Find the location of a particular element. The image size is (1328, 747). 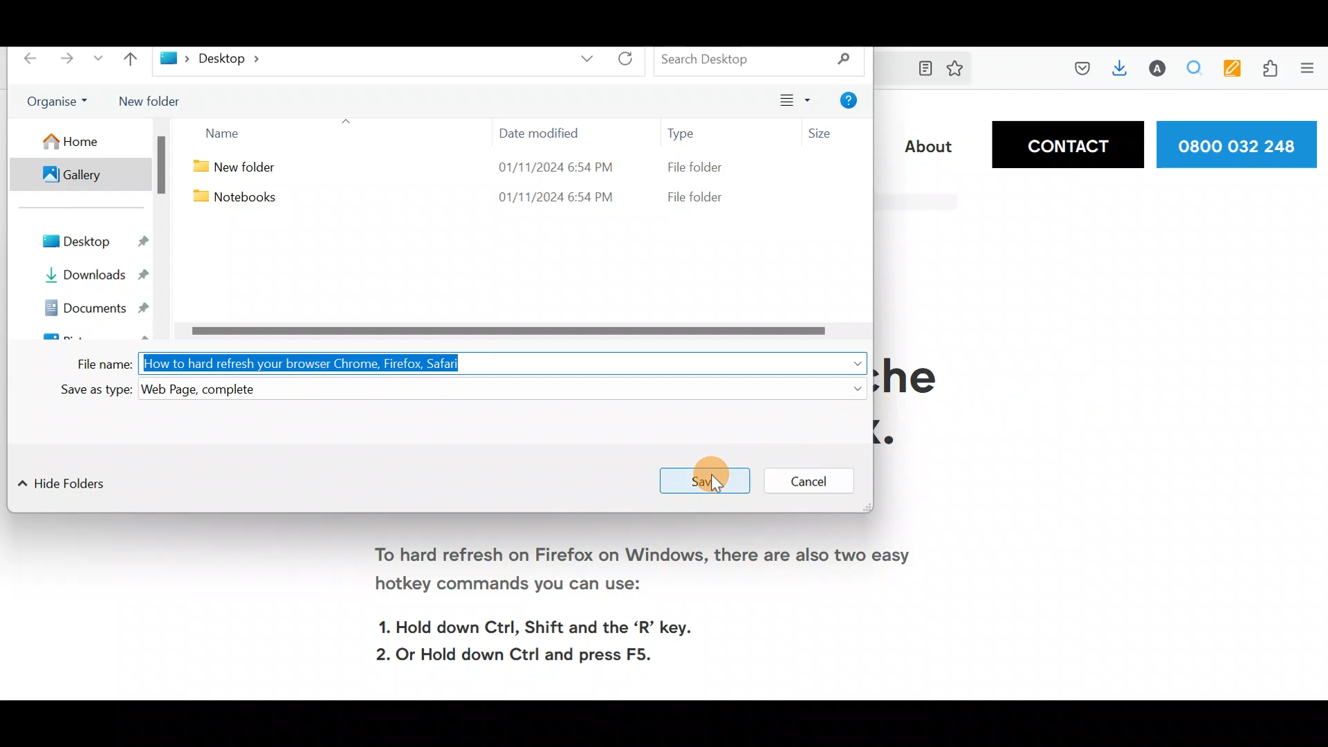

Notebooks is located at coordinates (233, 199).